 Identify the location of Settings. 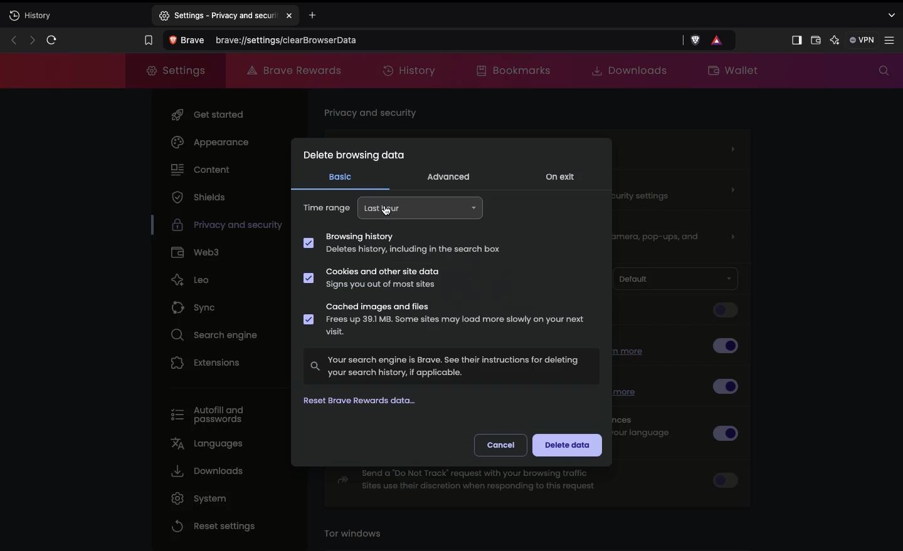
(892, 40).